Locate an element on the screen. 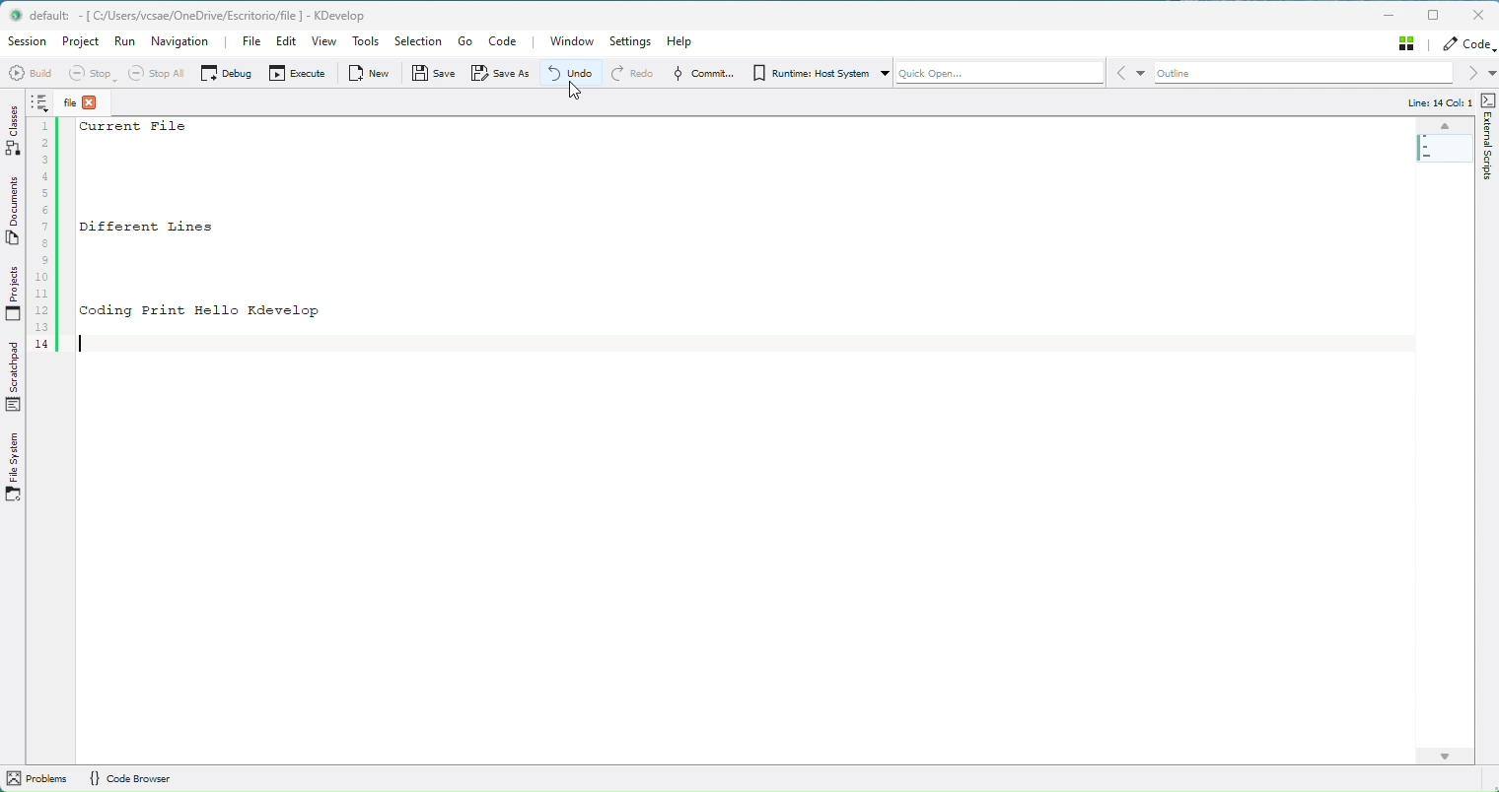  Execute is located at coordinates (295, 77).